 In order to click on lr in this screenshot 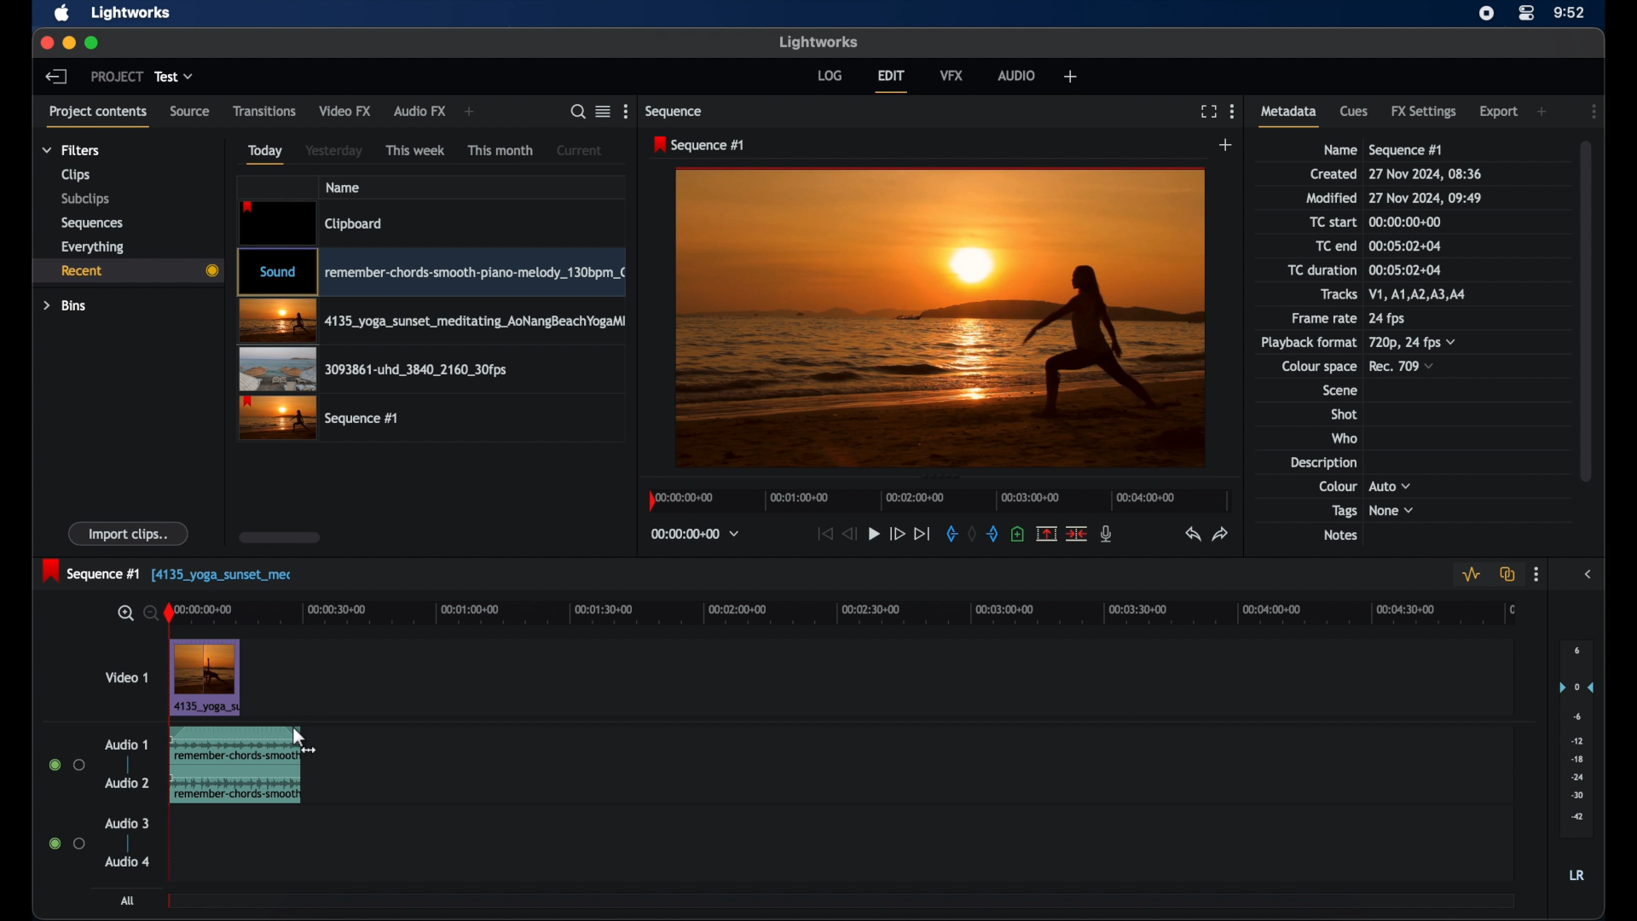, I will do `click(1576, 875)`.